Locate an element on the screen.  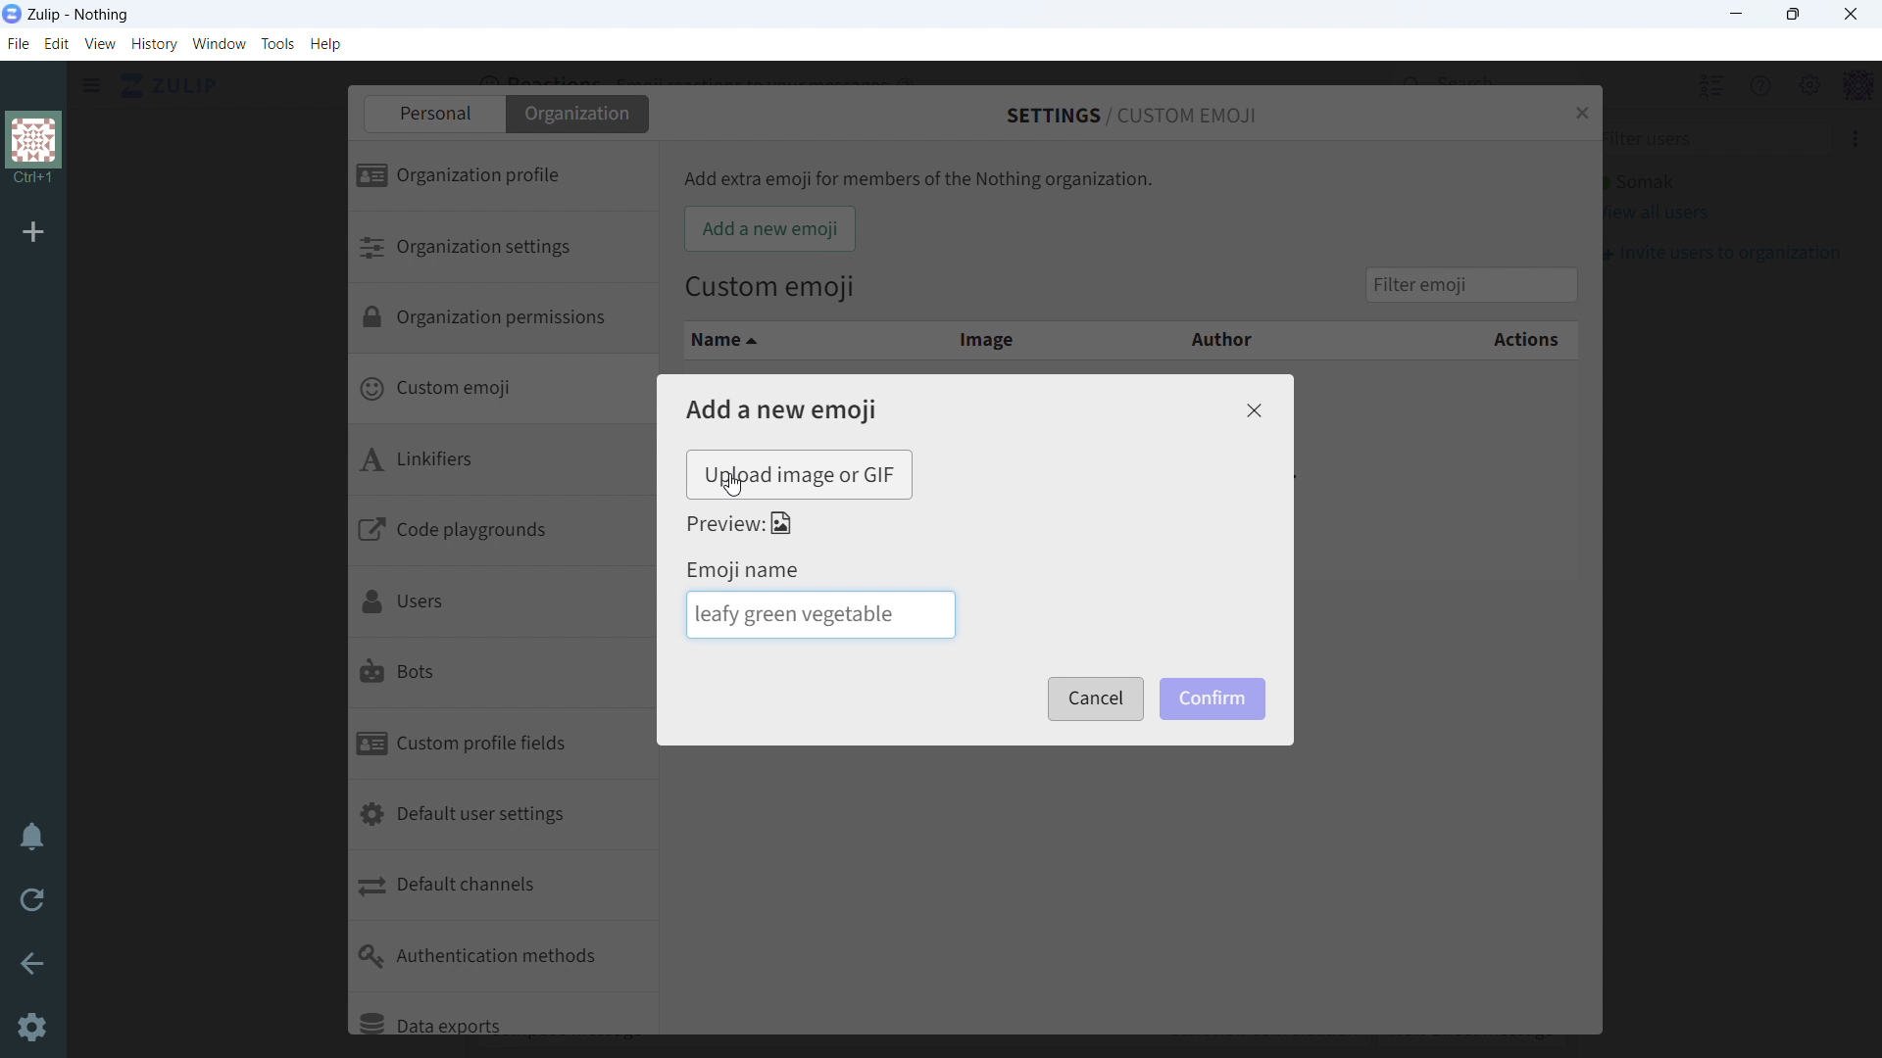
bots is located at coordinates (504, 675).